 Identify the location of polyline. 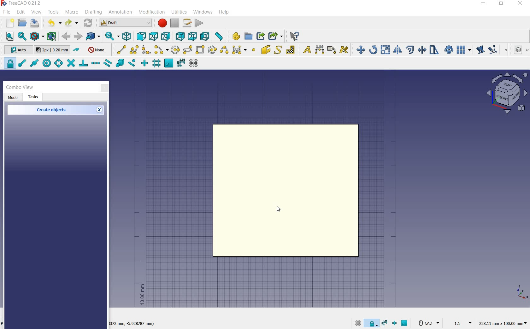
(134, 49).